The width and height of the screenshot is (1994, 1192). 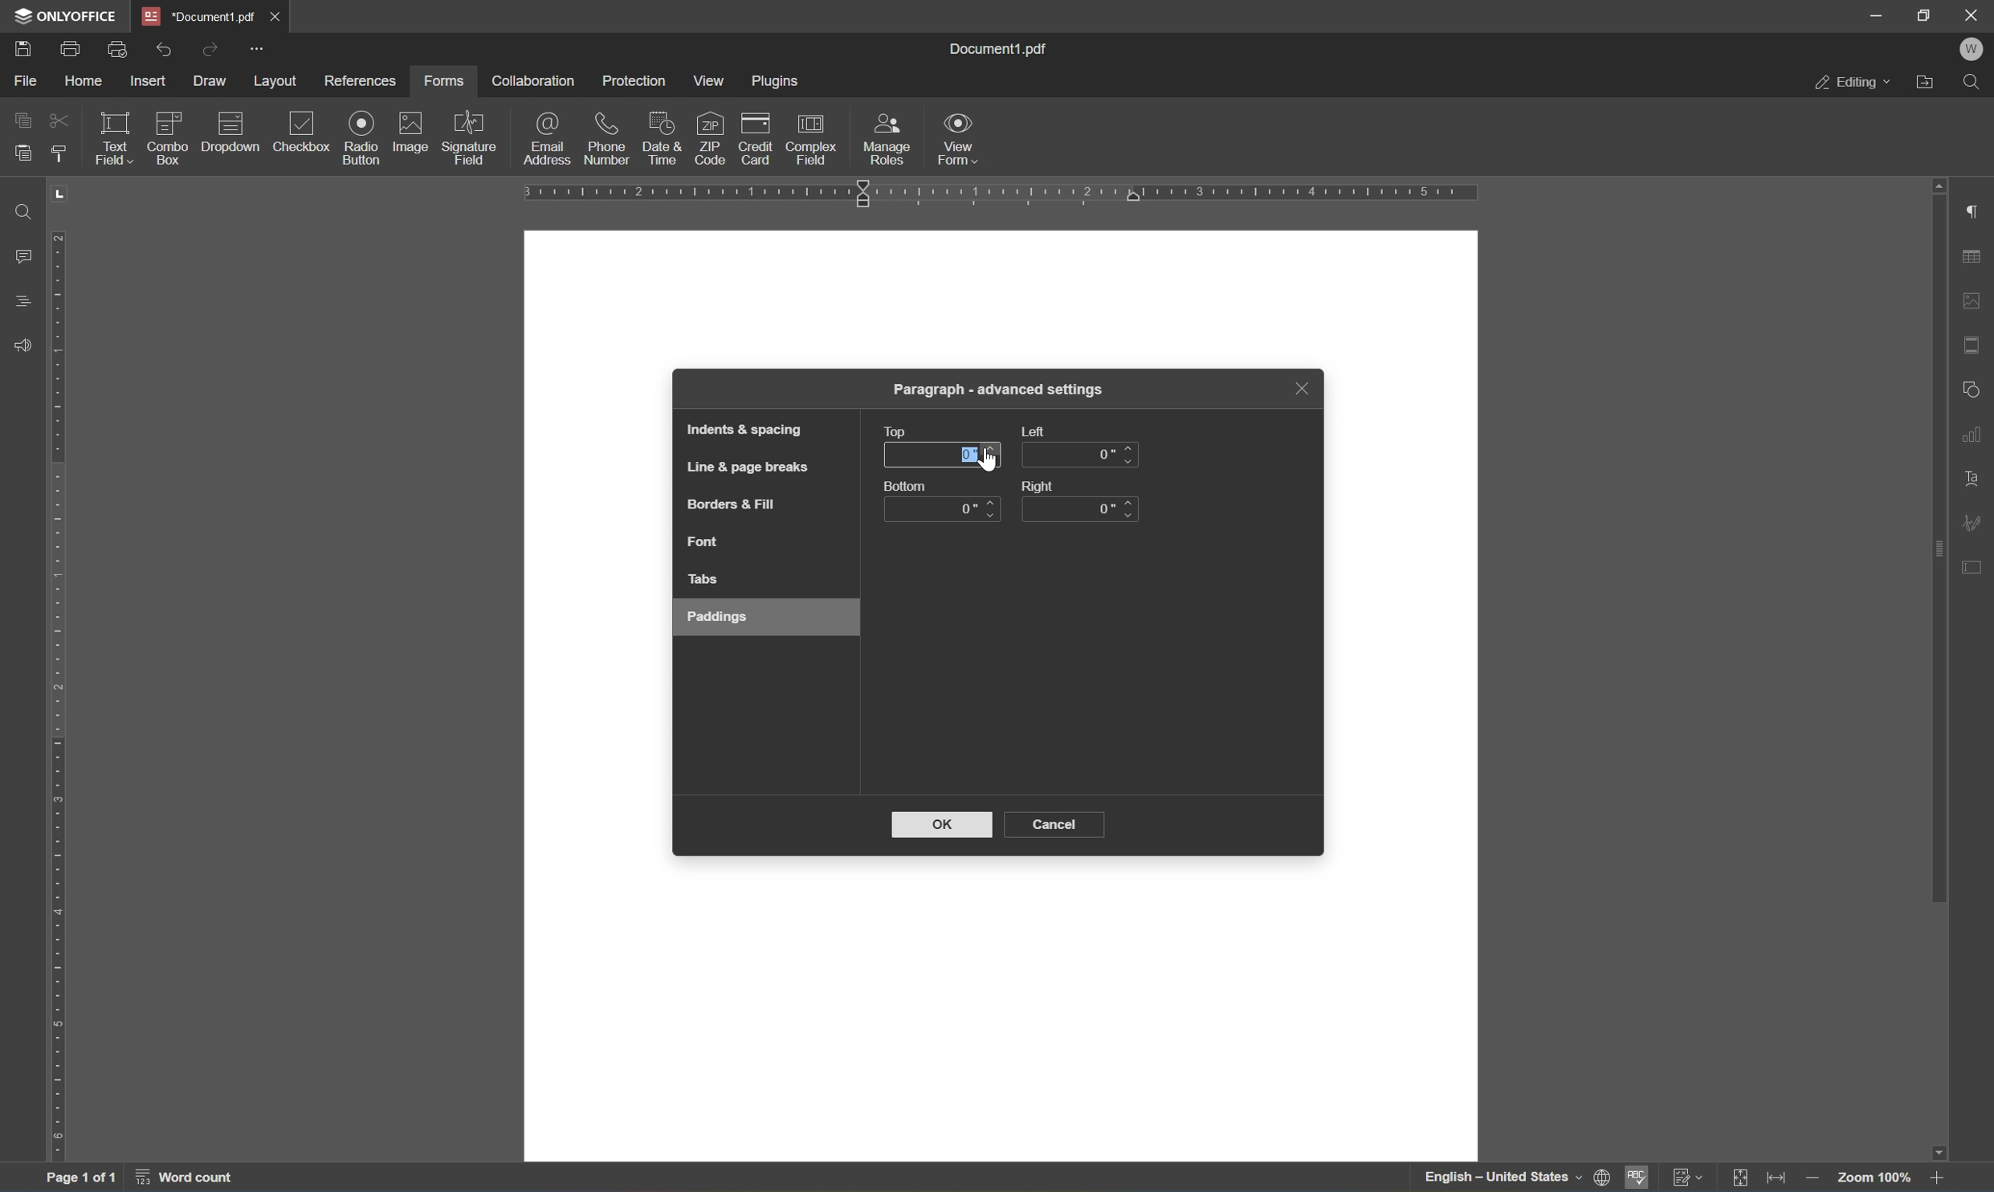 I want to click on print, so click(x=70, y=47).